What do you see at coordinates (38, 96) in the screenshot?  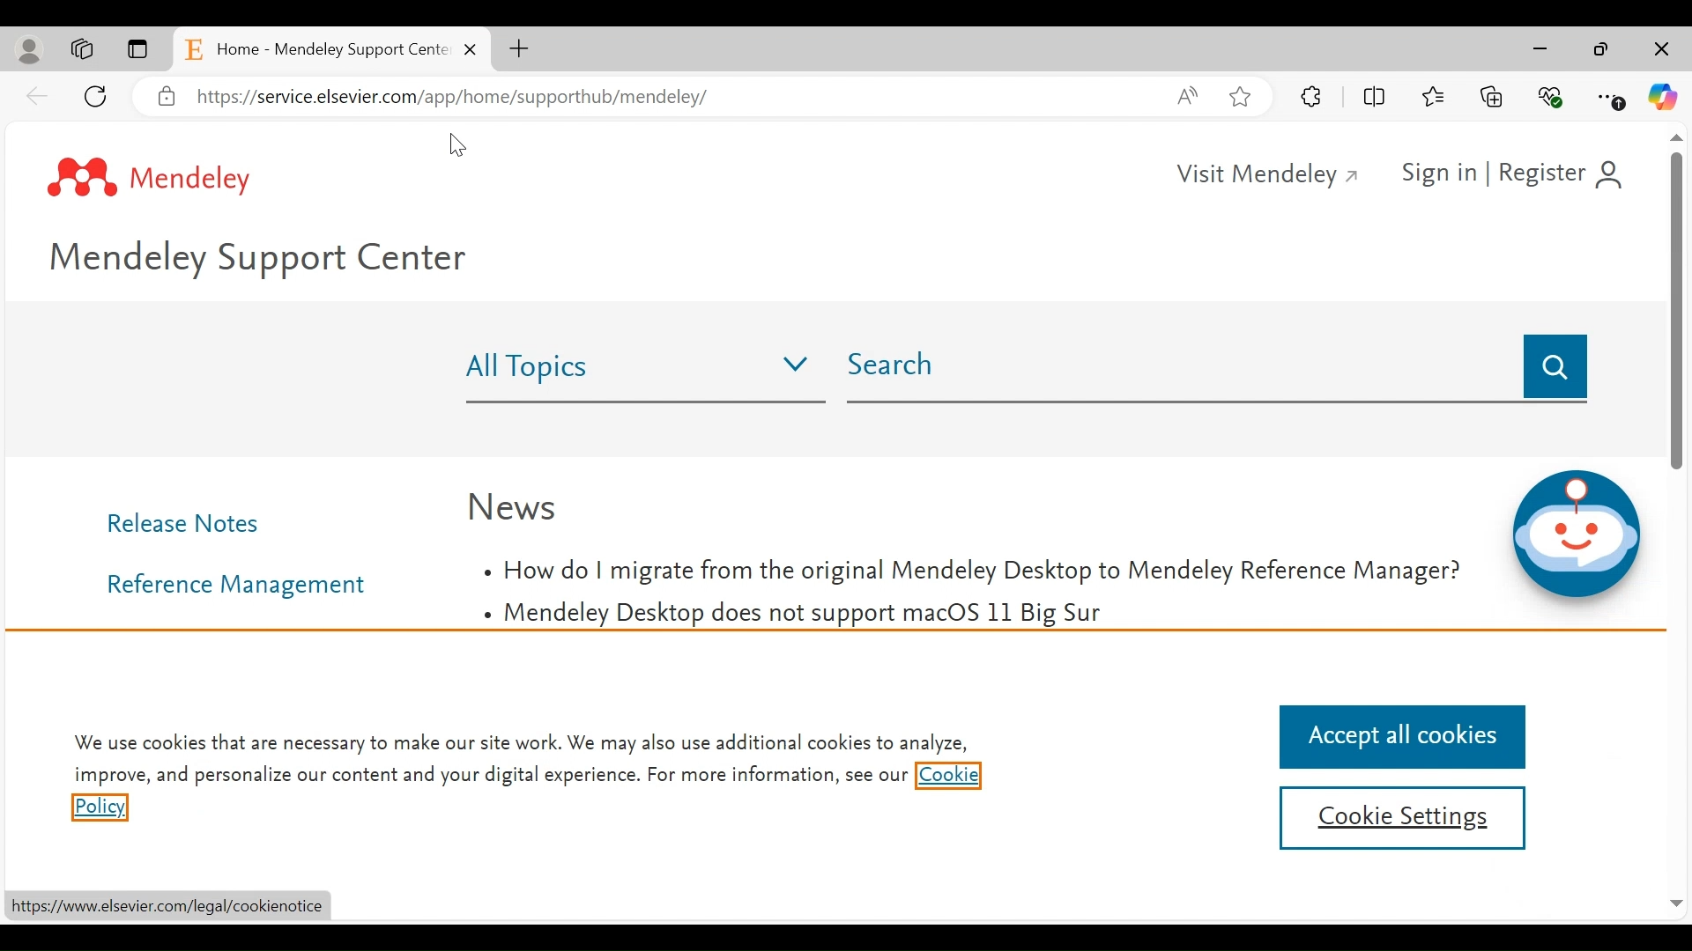 I see `Navigate back` at bounding box center [38, 96].